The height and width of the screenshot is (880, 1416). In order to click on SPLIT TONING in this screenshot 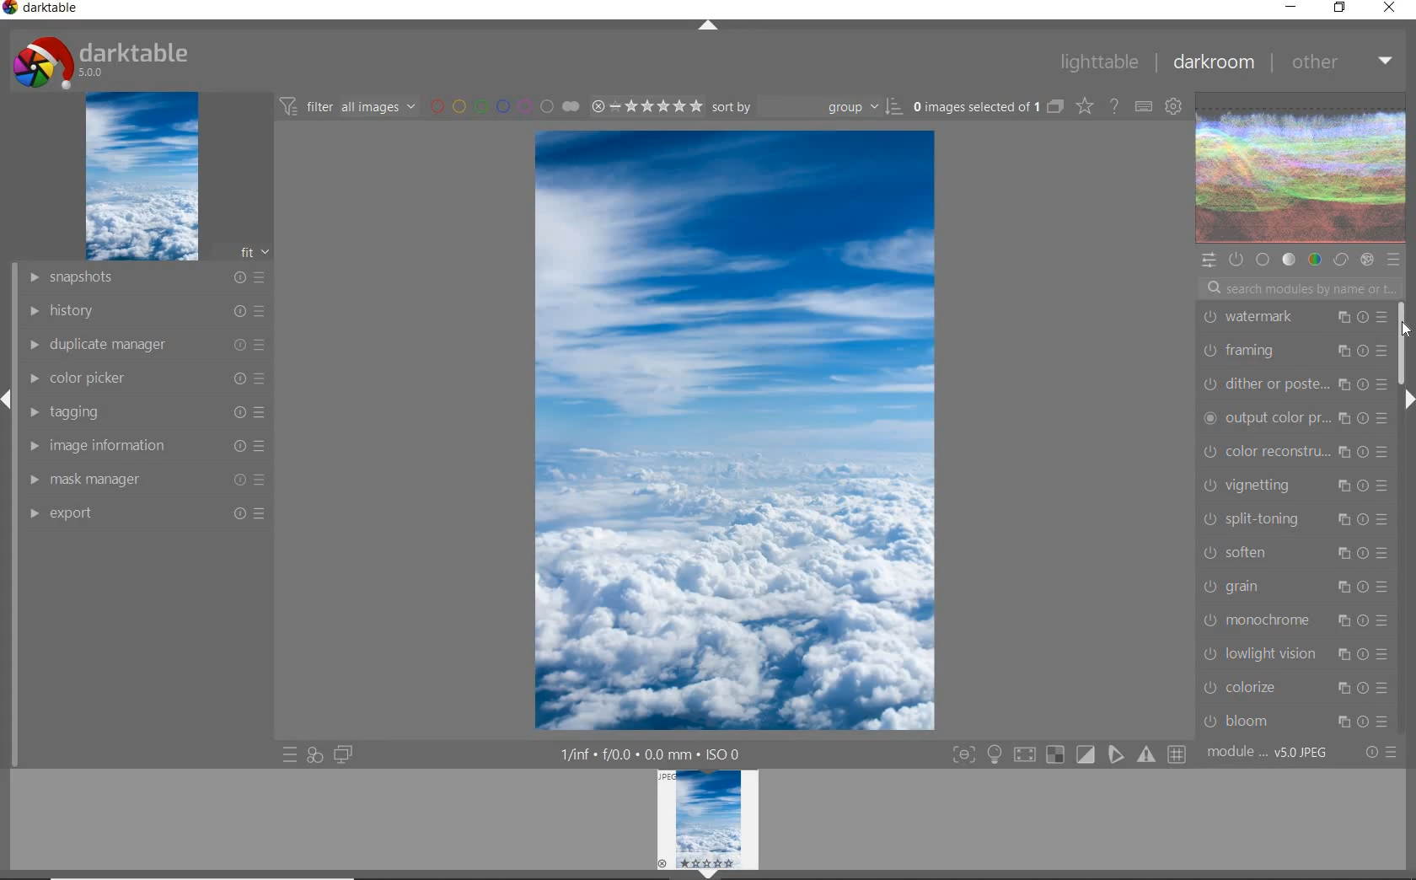, I will do `click(1295, 520)`.